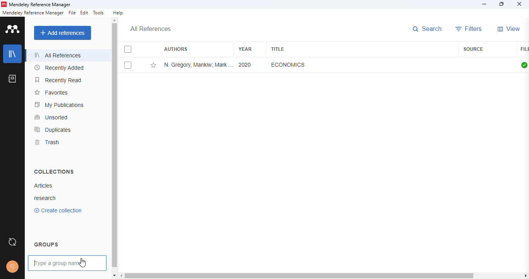 Image resolution: width=529 pixels, height=279 pixels. I want to click on favorites, so click(52, 93).